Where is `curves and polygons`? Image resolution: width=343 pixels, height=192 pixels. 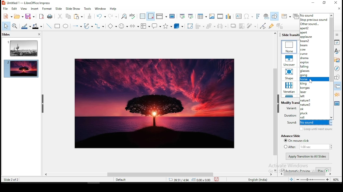
curves and polygons is located at coordinates (88, 26).